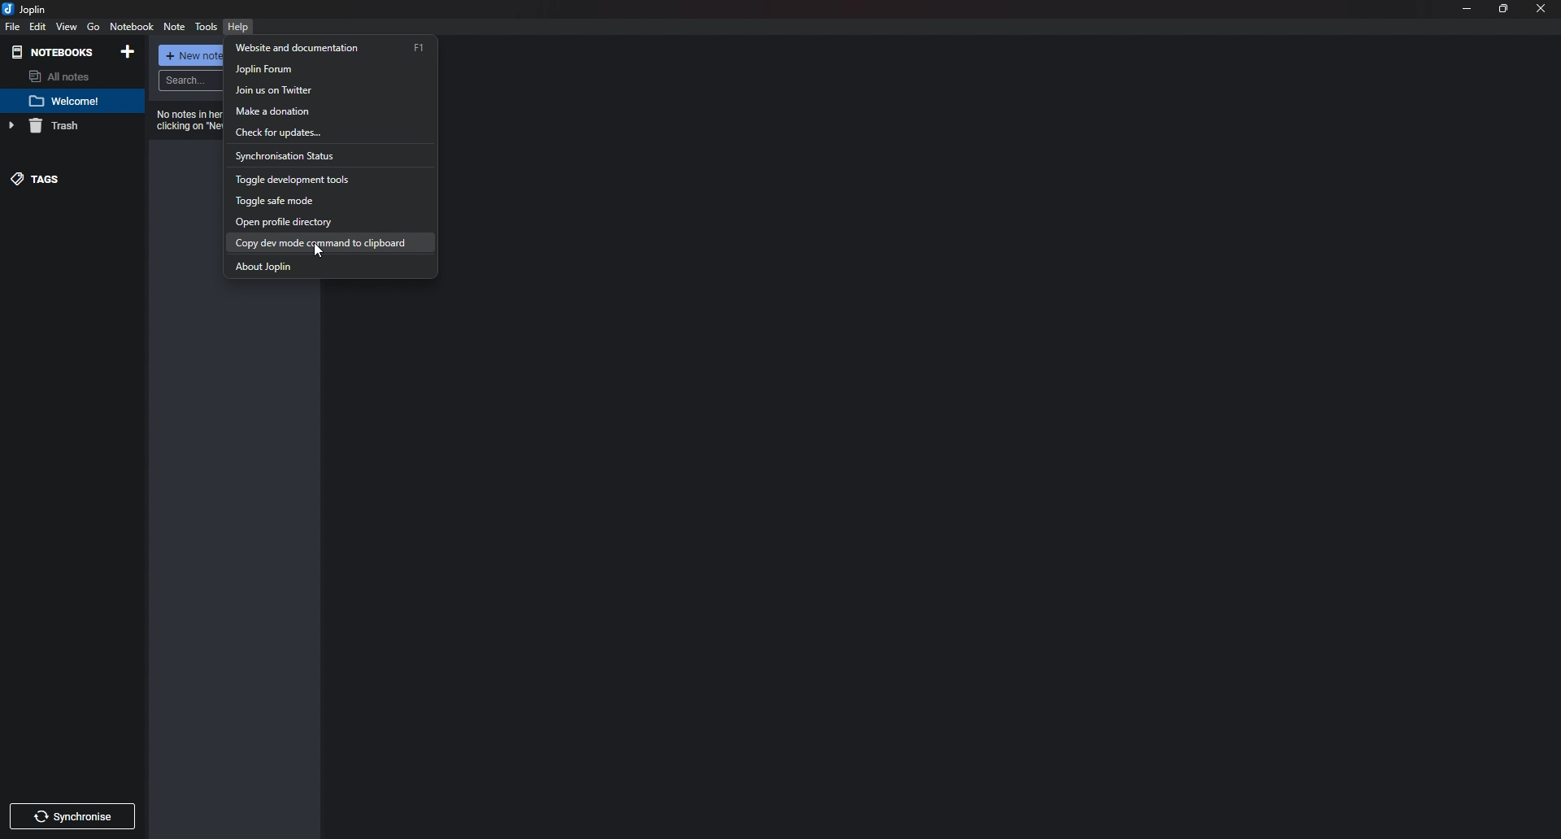  I want to click on Notebooks, so click(54, 53).